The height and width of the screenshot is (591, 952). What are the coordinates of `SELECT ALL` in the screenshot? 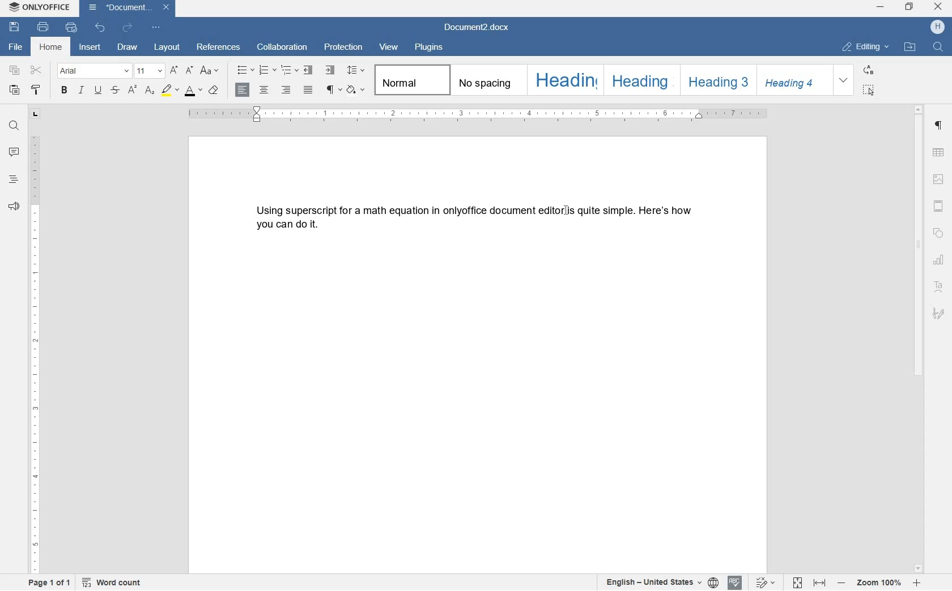 It's located at (869, 91).